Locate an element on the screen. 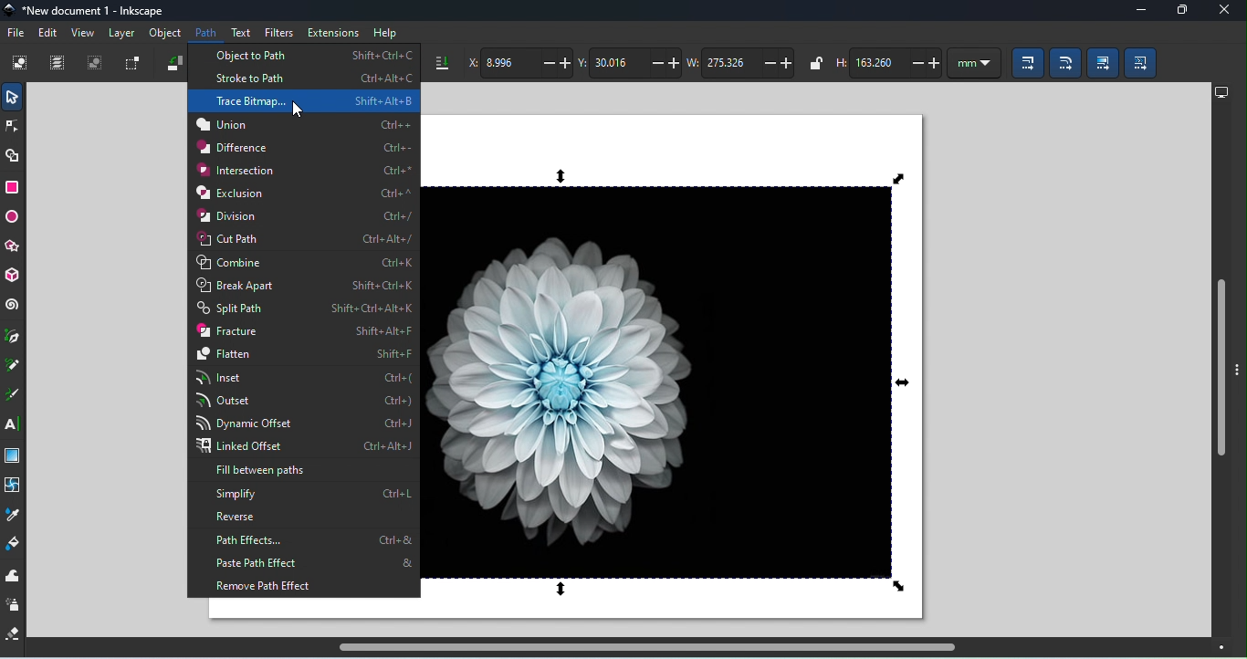  Stroke to path is located at coordinates (306, 79).